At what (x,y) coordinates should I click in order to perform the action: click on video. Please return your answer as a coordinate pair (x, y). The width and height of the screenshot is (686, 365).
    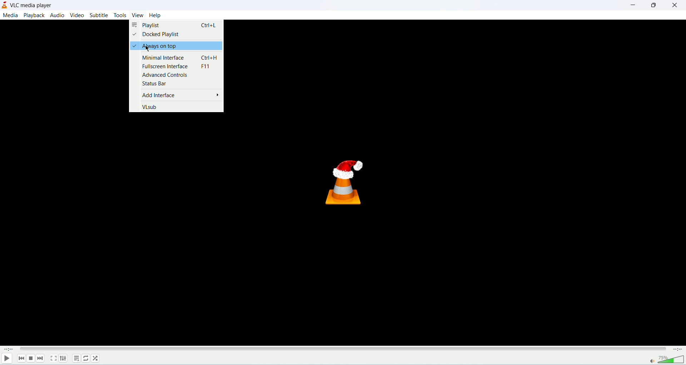
    Looking at the image, I should click on (77, 15).